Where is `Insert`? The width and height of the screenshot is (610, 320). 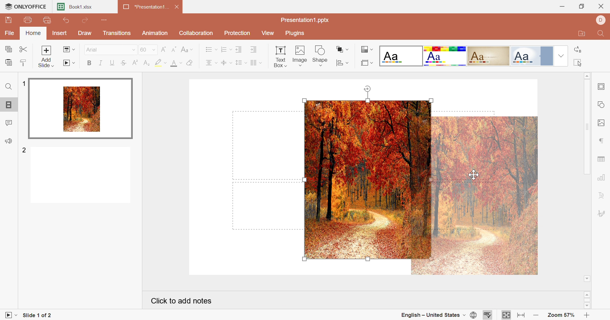
Insert is located at coordinates (59, 34).